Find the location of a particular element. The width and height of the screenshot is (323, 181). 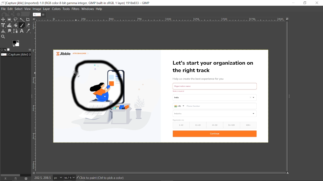

Scale is located at coordinates (161, 20).